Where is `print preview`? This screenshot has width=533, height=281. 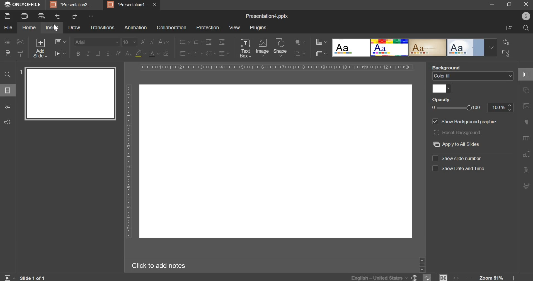 print preview is located at coordinates (41, 16).